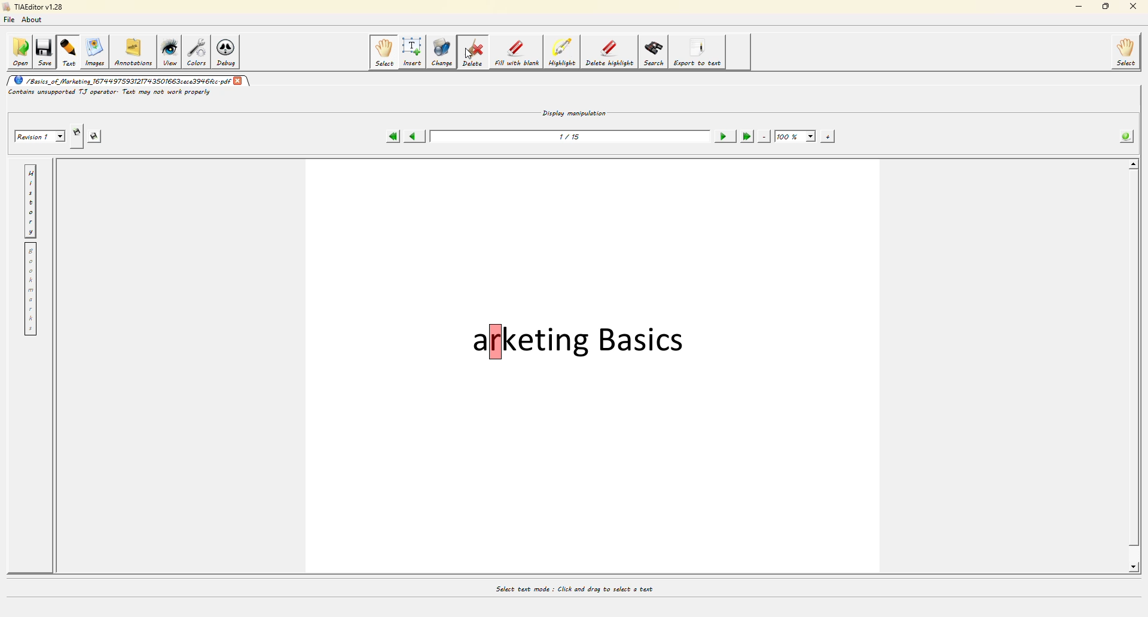 The height and width of the screenshot is (617, 1148). What do you see at coordinates (472, 51) in the screenshot?
I see `delete` at bounding box center [472, 51].